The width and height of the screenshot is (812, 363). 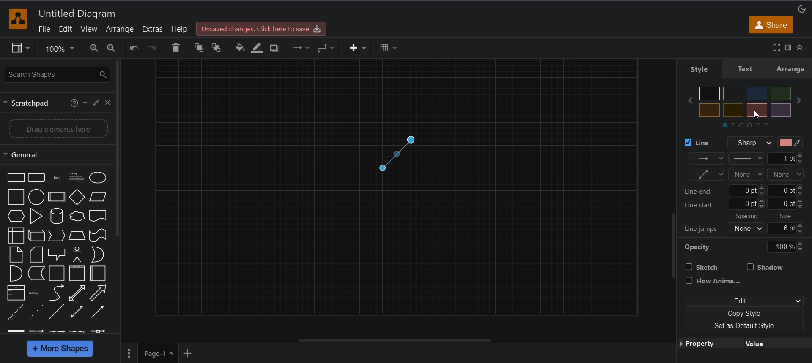 I want to click on add, so click(x=85, y=103).